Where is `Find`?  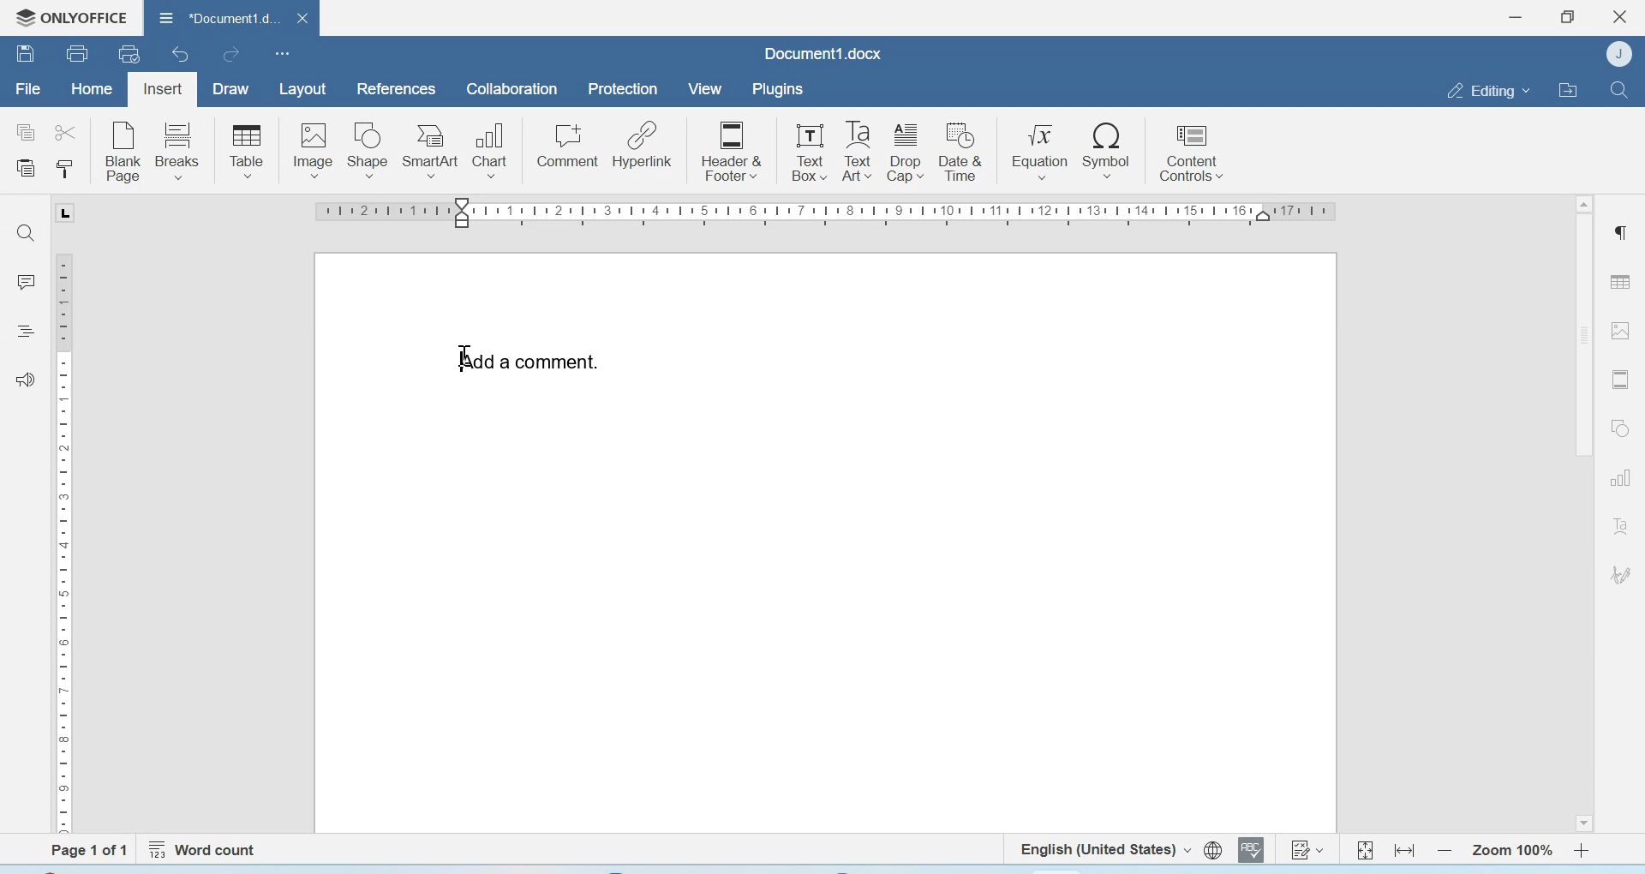
Find is located at coordinates (1618, 89).